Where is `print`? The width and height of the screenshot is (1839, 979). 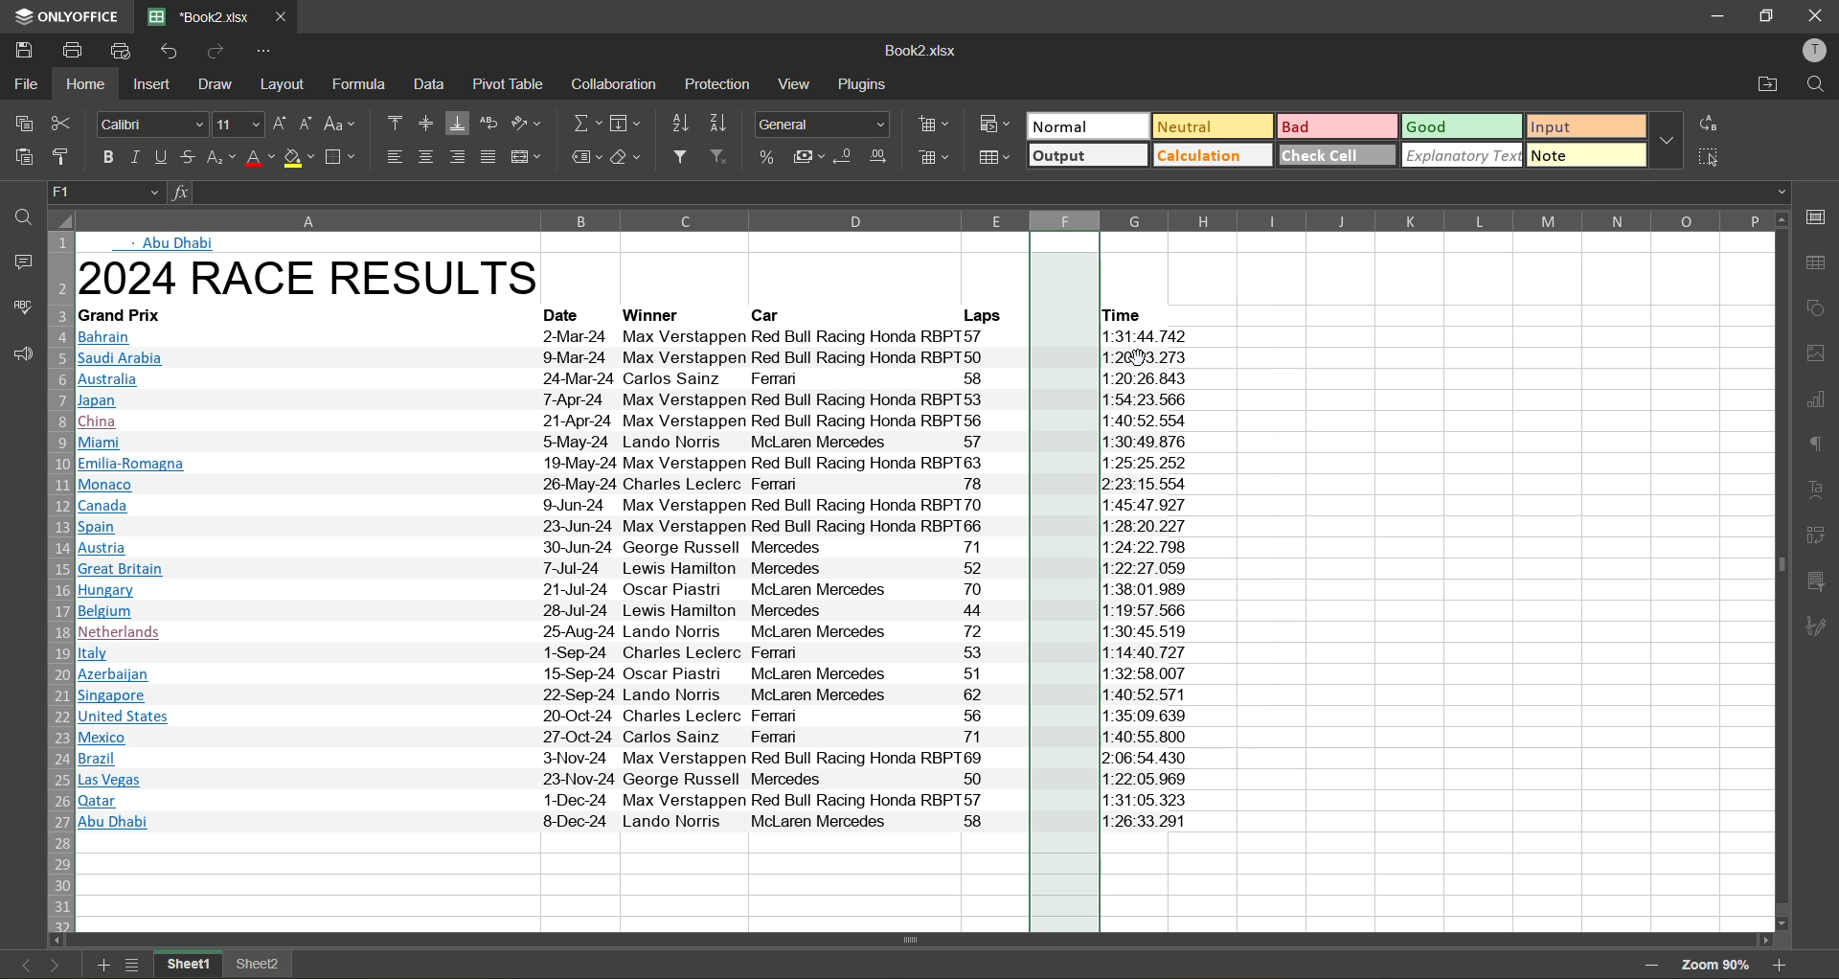
print is located at coordinates (74, 51).